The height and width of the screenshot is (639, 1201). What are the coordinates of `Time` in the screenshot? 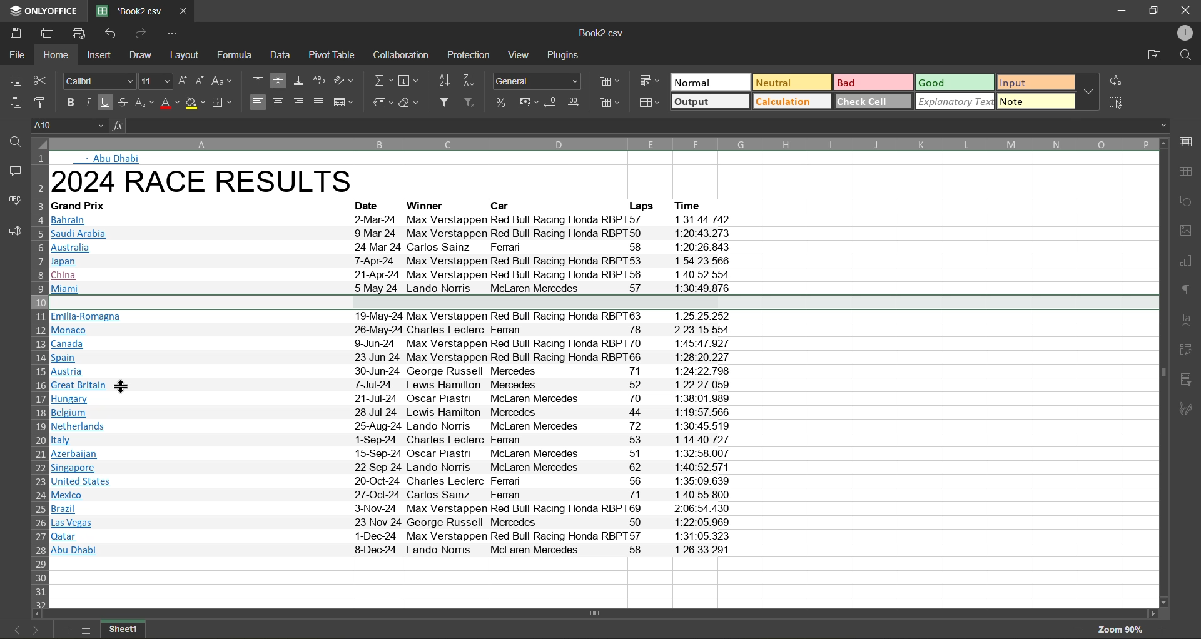 It's located at (692, 204).